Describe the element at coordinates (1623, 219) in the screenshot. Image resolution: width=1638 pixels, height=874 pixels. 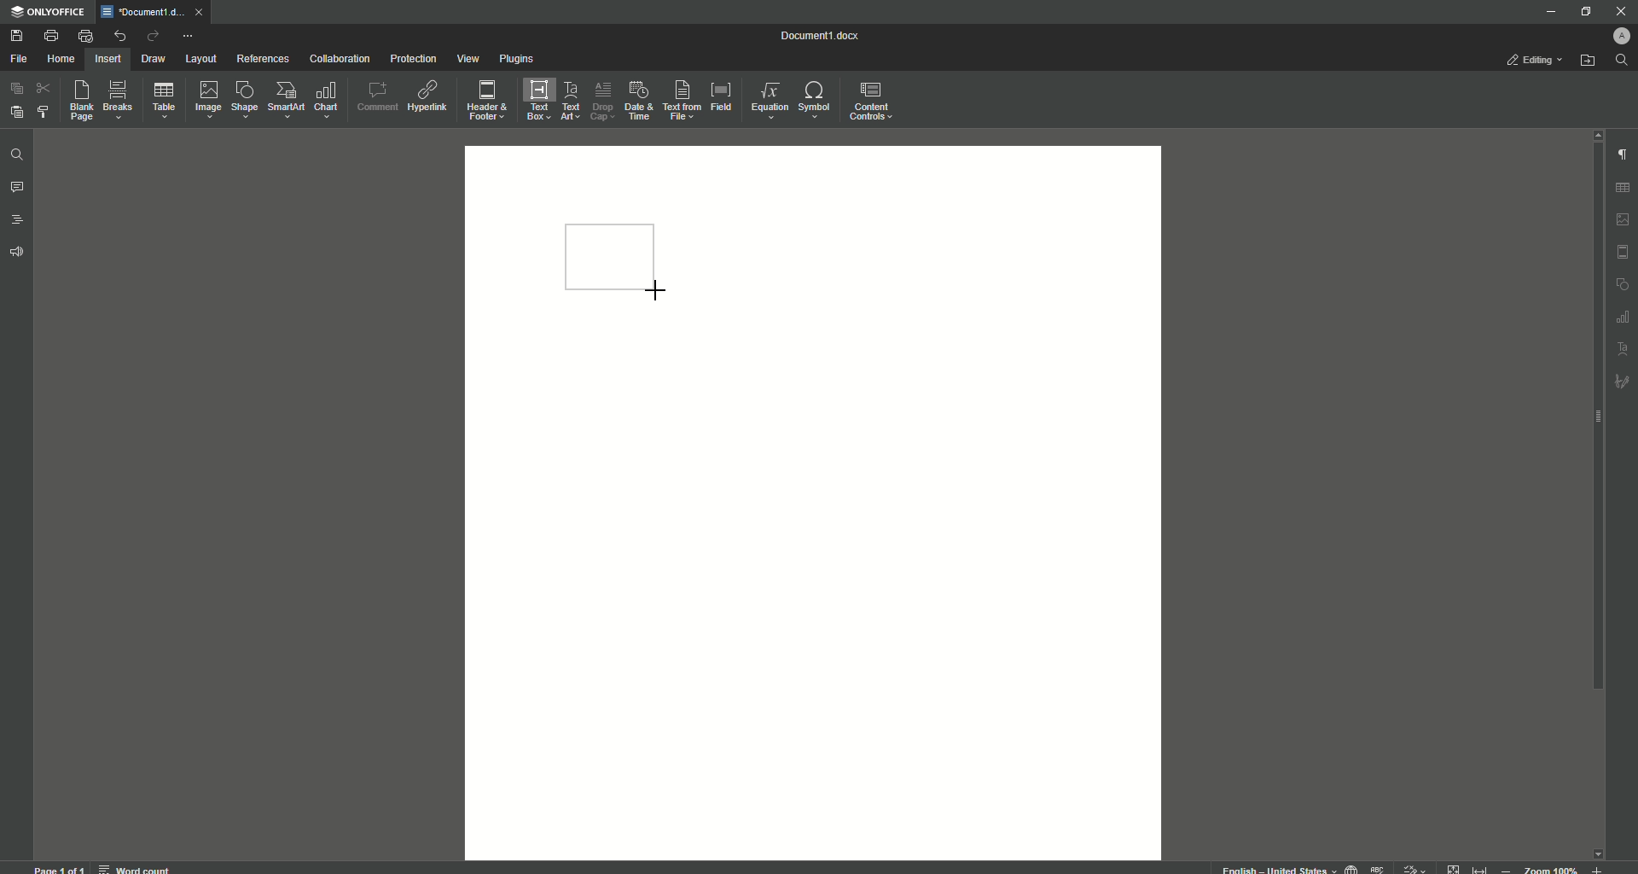
I see `image` at that location.